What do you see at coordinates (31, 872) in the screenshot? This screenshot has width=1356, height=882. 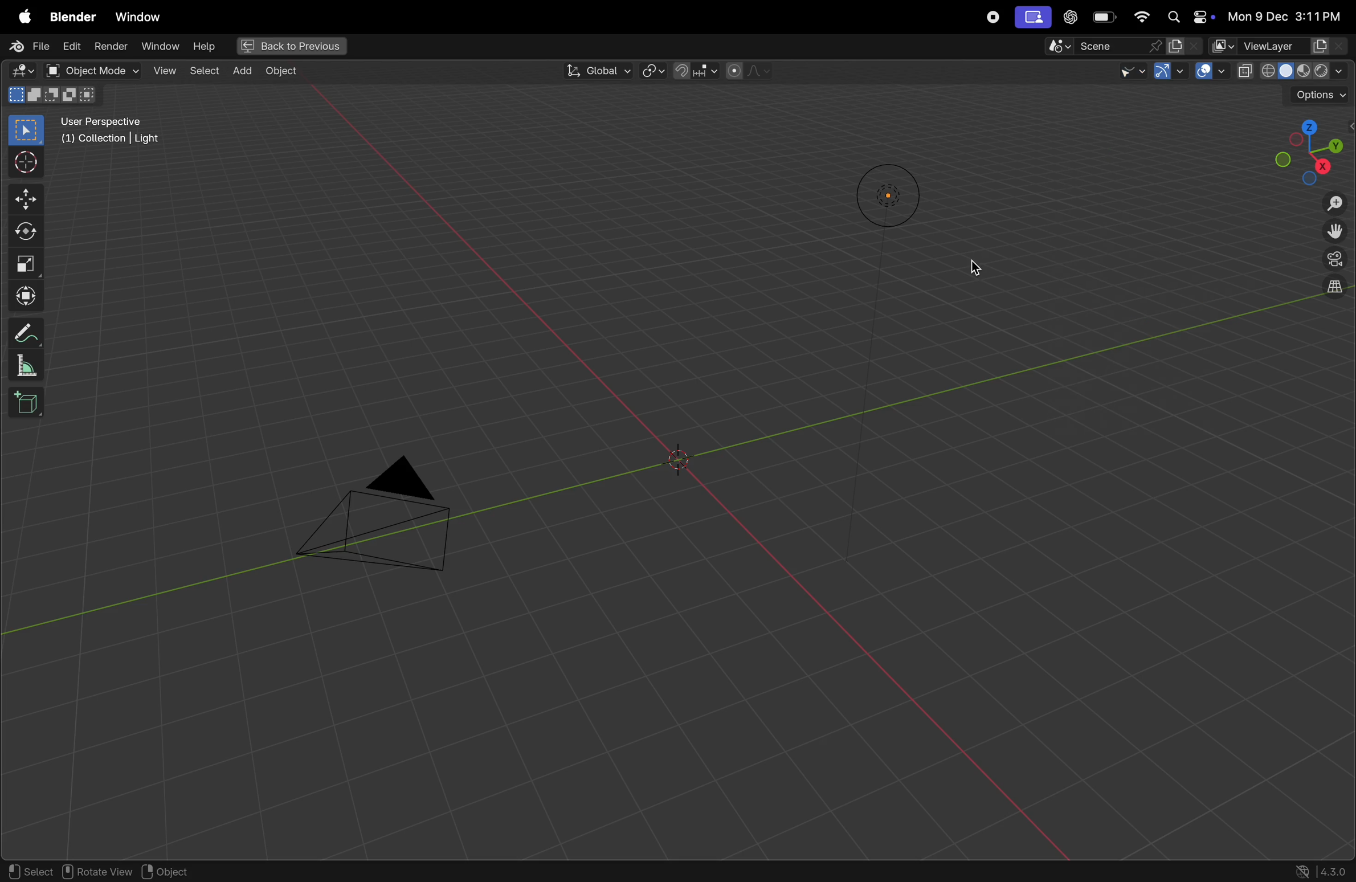 I see `select` at bounding box center [31, 872].